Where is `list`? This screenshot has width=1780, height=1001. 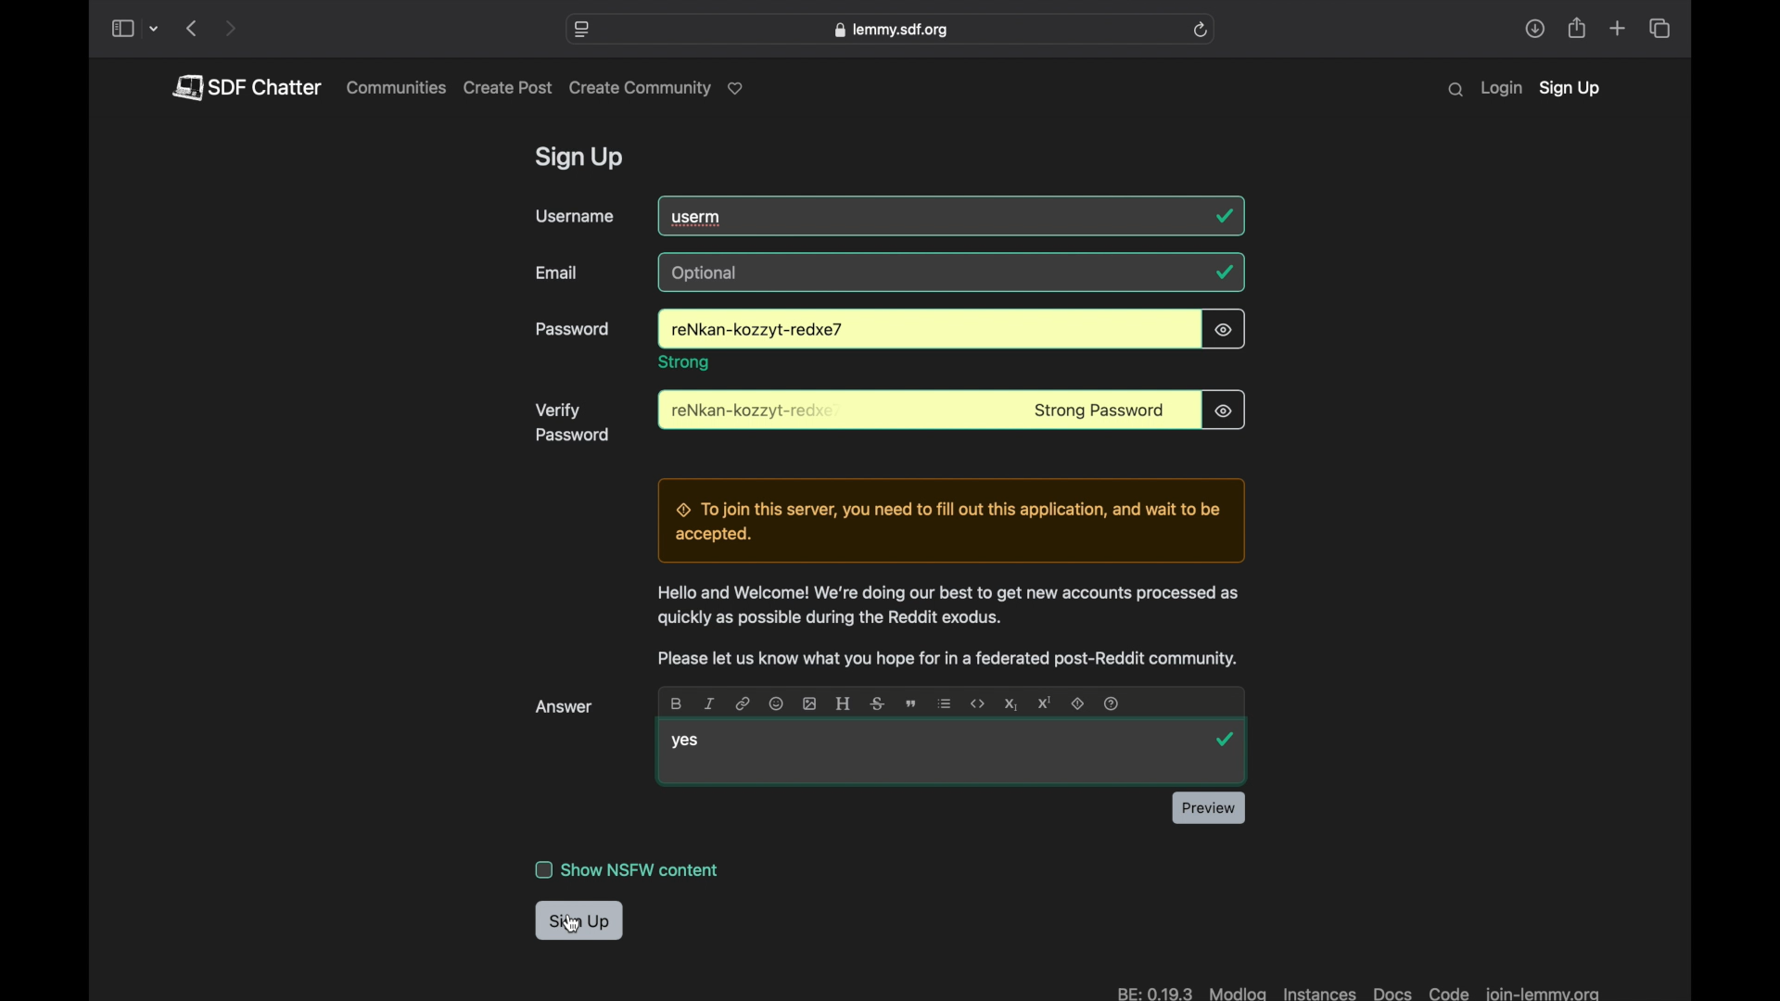
list is located at coordinates (945, 703).